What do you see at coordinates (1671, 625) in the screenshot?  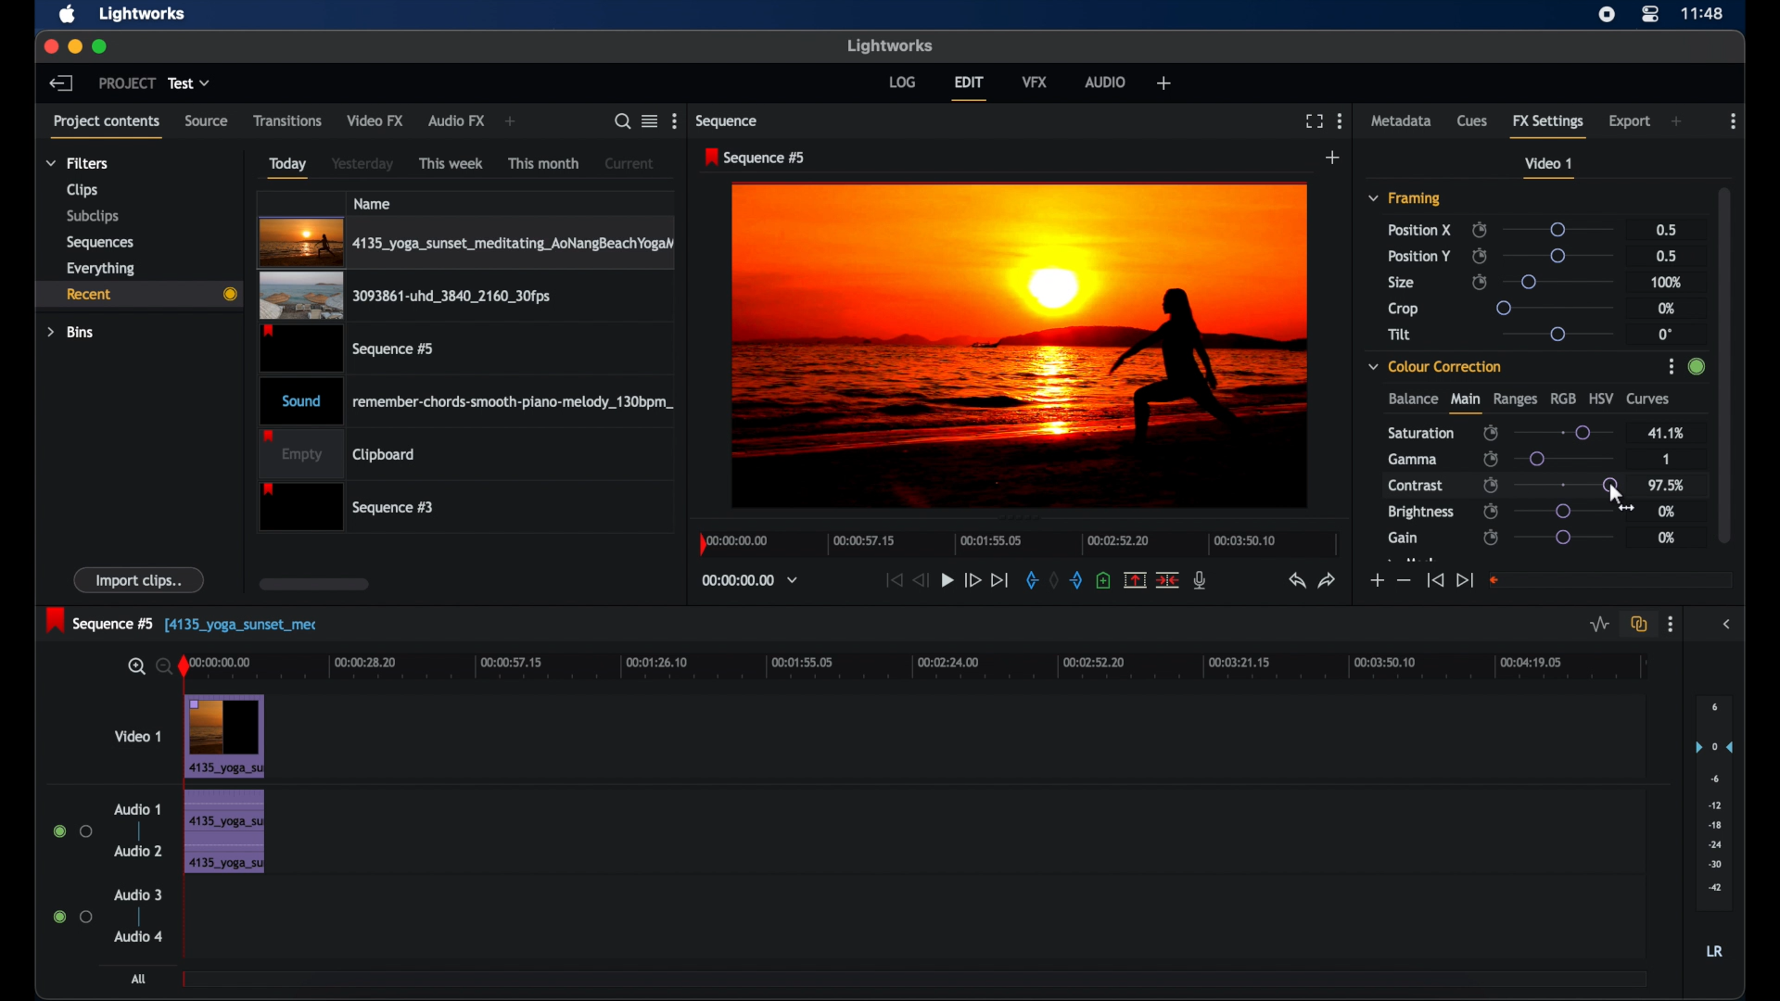 I see `more options` at bounding box center [1671, 625].